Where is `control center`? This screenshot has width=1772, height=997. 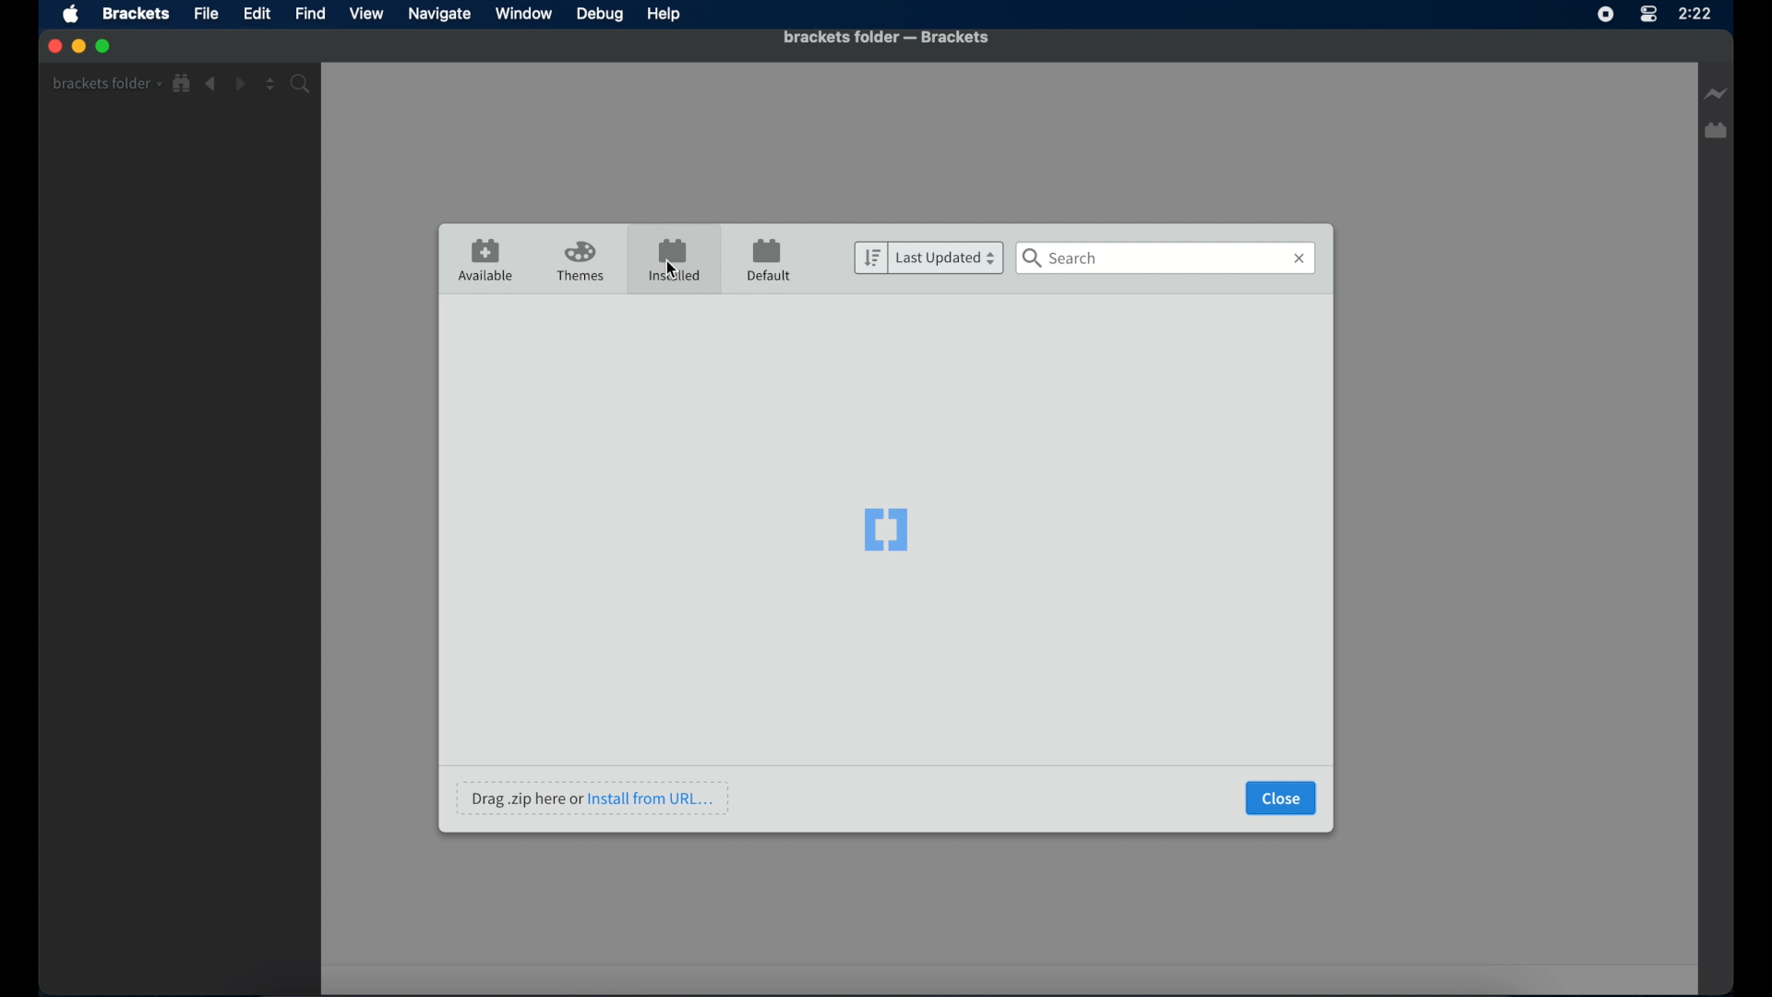 control center is located at coordinates (1647, 15).